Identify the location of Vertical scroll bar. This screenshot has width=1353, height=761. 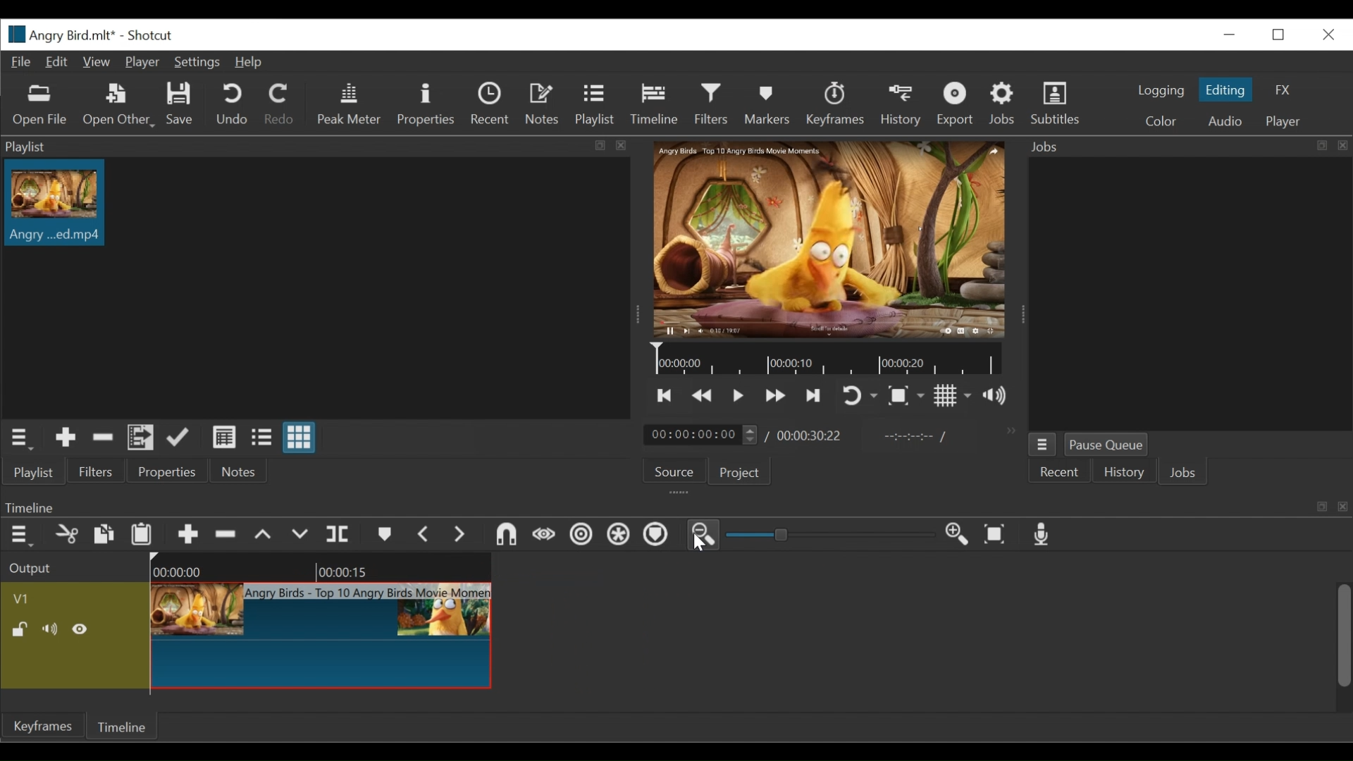
(1342, 635).